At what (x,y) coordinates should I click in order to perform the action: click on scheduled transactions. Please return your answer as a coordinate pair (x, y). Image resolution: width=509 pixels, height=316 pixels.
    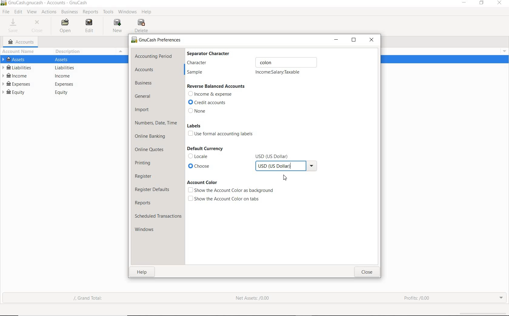
    Looking at the image, I should click on (158, 216).